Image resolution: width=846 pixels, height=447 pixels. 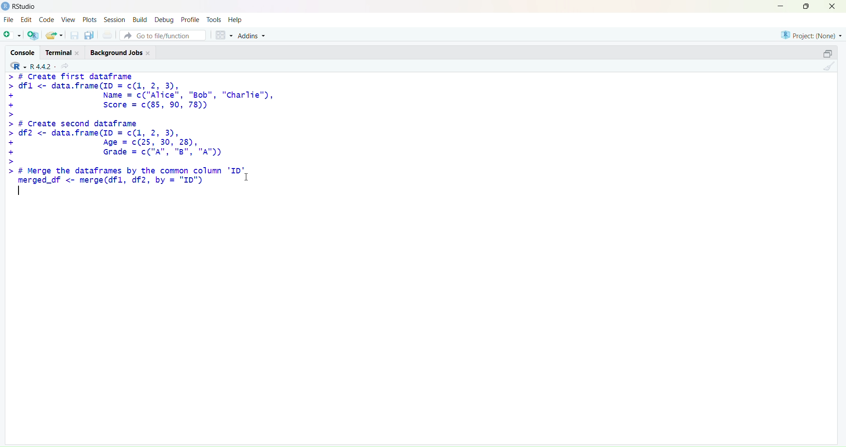 What do you see at coordinates (247, 177) in the screenshot?
I see `cursor` at bounding box center [247, 177].